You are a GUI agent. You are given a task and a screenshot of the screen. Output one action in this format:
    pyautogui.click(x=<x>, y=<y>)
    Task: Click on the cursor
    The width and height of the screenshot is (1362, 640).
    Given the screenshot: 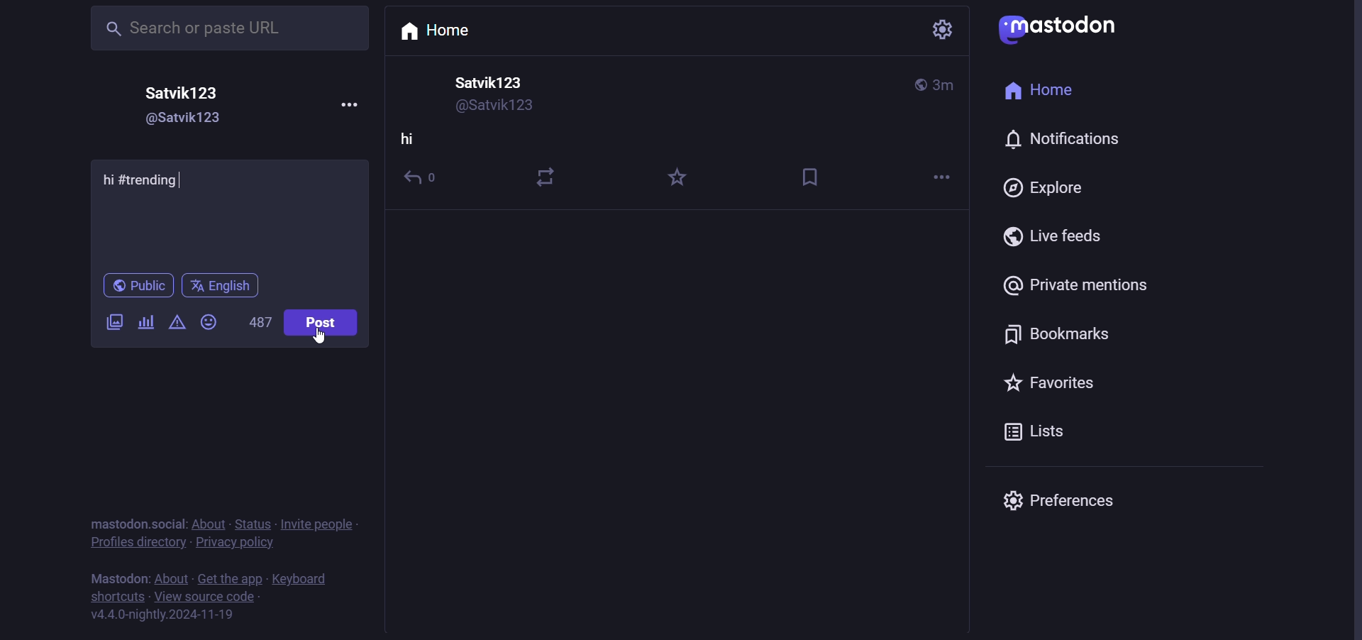 What is the action you would take?
    pyautogui.click(x=319, y=337)
    